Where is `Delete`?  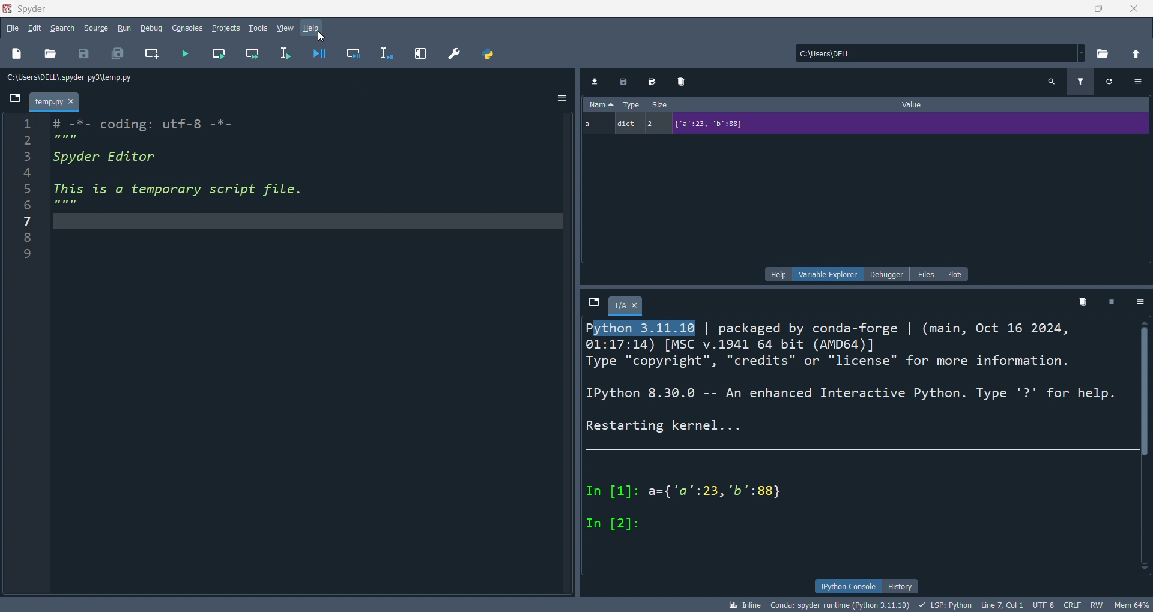
Delete is located at coordinates (1083, 302).